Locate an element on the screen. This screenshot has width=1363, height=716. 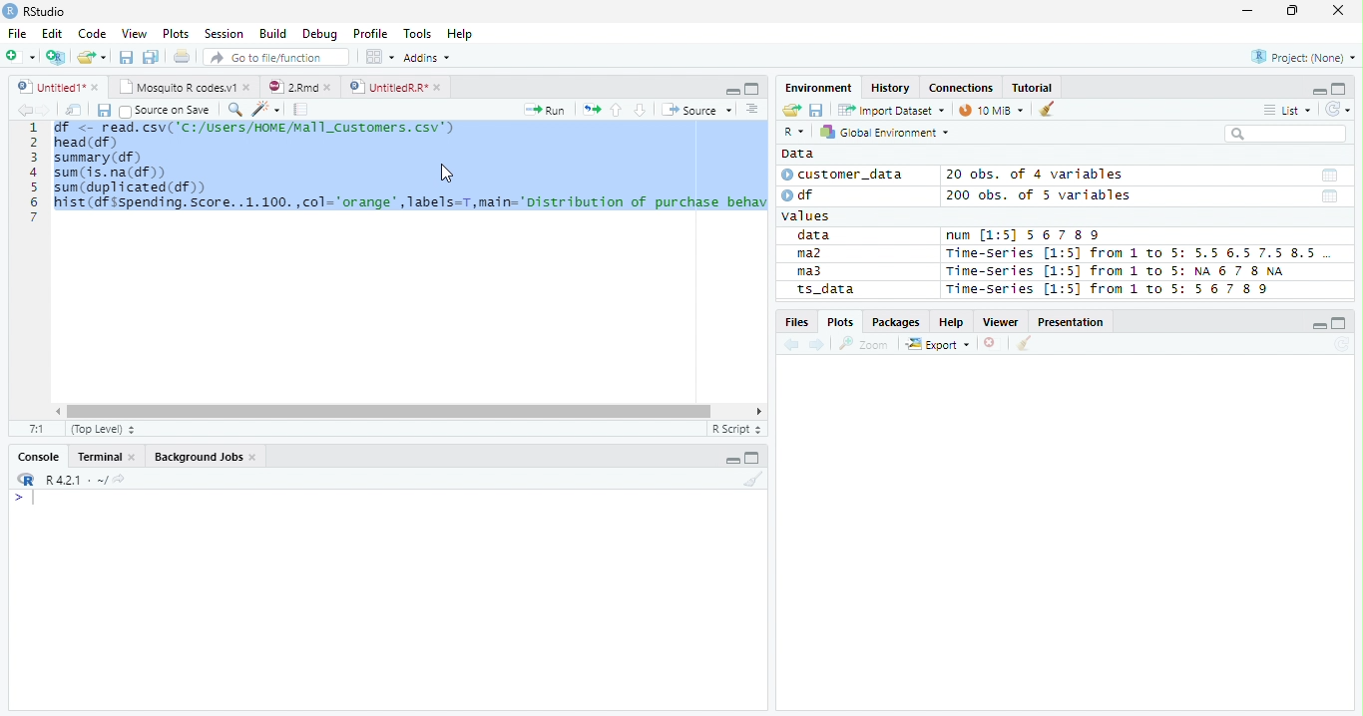
Down is located at coordinates (640, 111).